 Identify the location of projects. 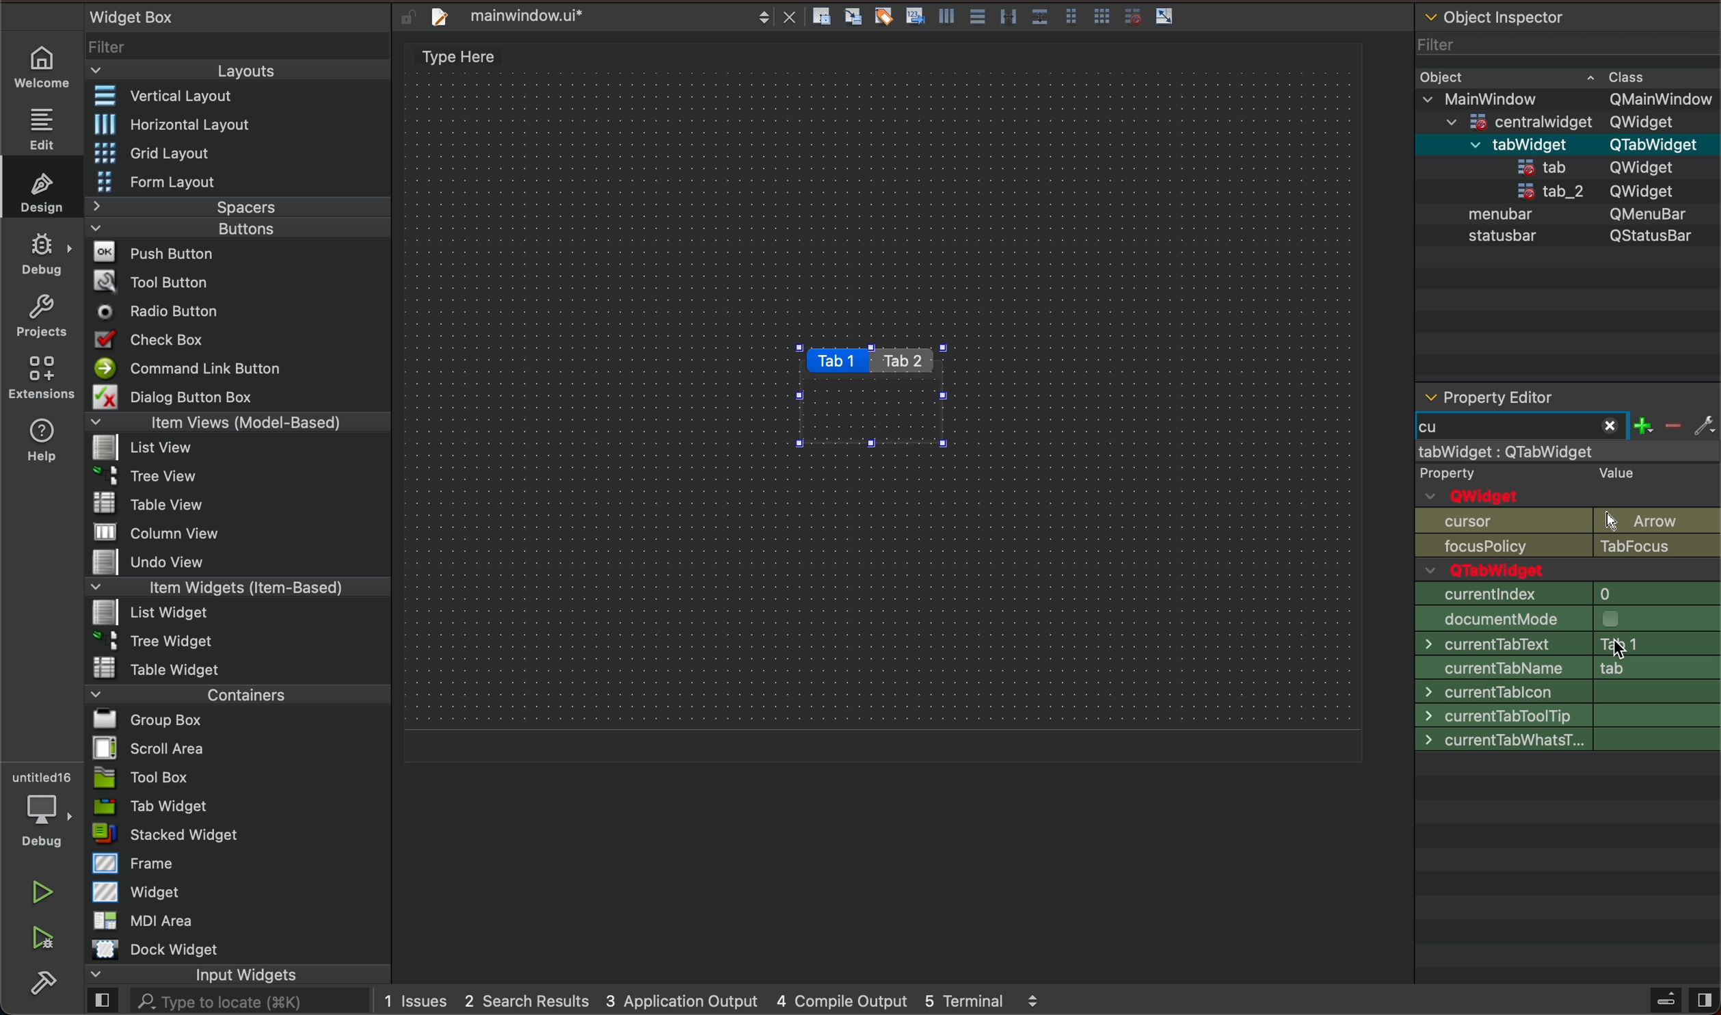
(43, 315).